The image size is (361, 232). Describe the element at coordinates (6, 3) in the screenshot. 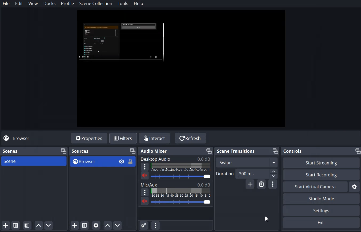

I see `File` at that location.